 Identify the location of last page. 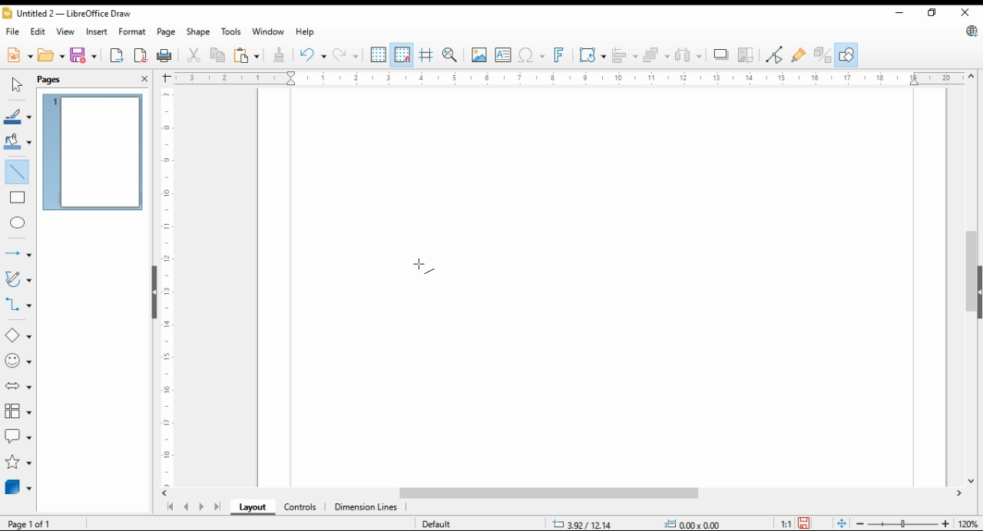
(217, 508).